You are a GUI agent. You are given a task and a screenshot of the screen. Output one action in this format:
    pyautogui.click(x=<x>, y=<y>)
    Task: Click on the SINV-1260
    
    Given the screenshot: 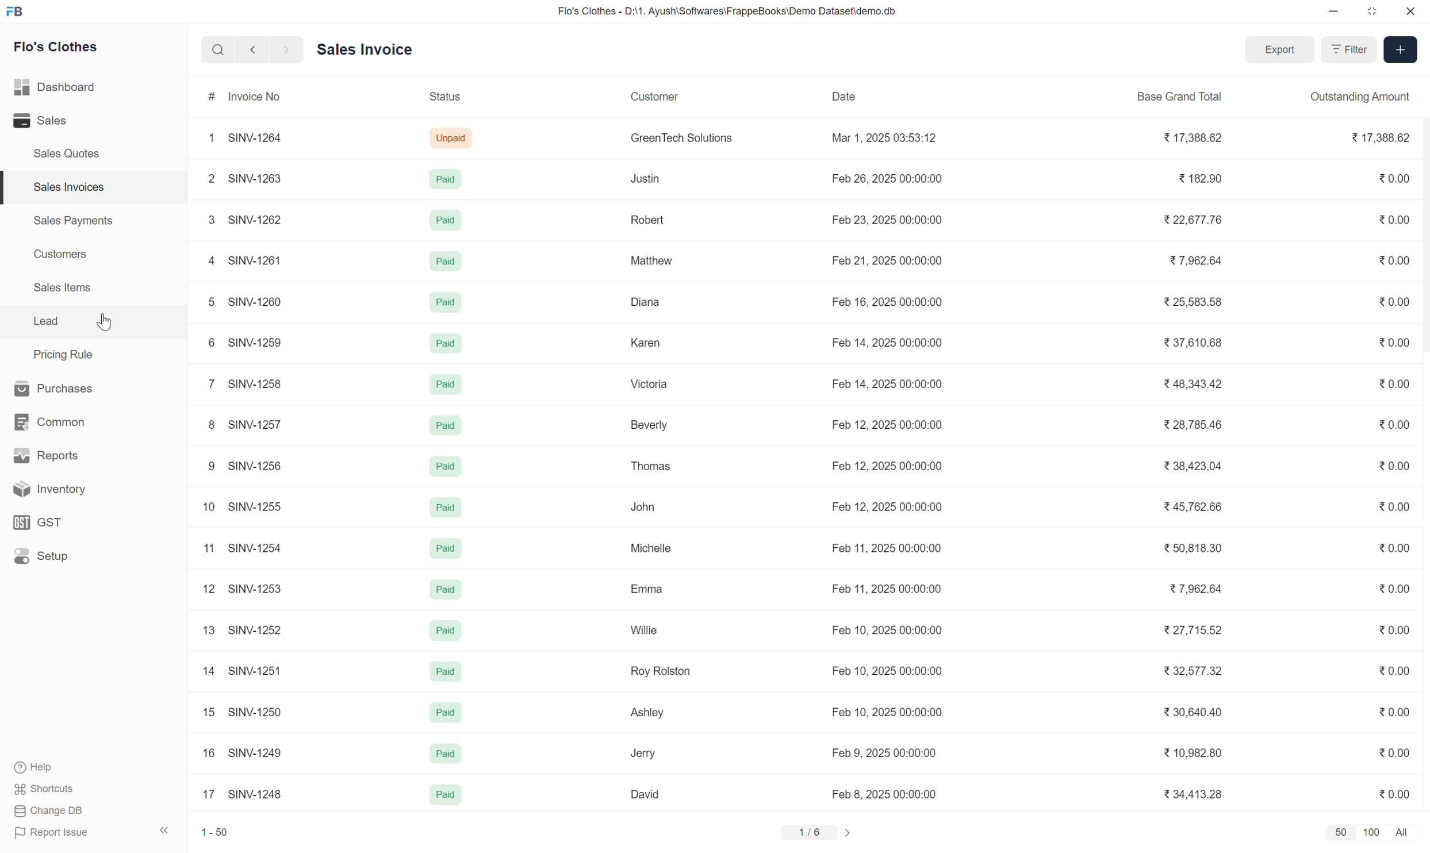 What is the action you would take?
    pyautogui.click(x=259, y=301)
    